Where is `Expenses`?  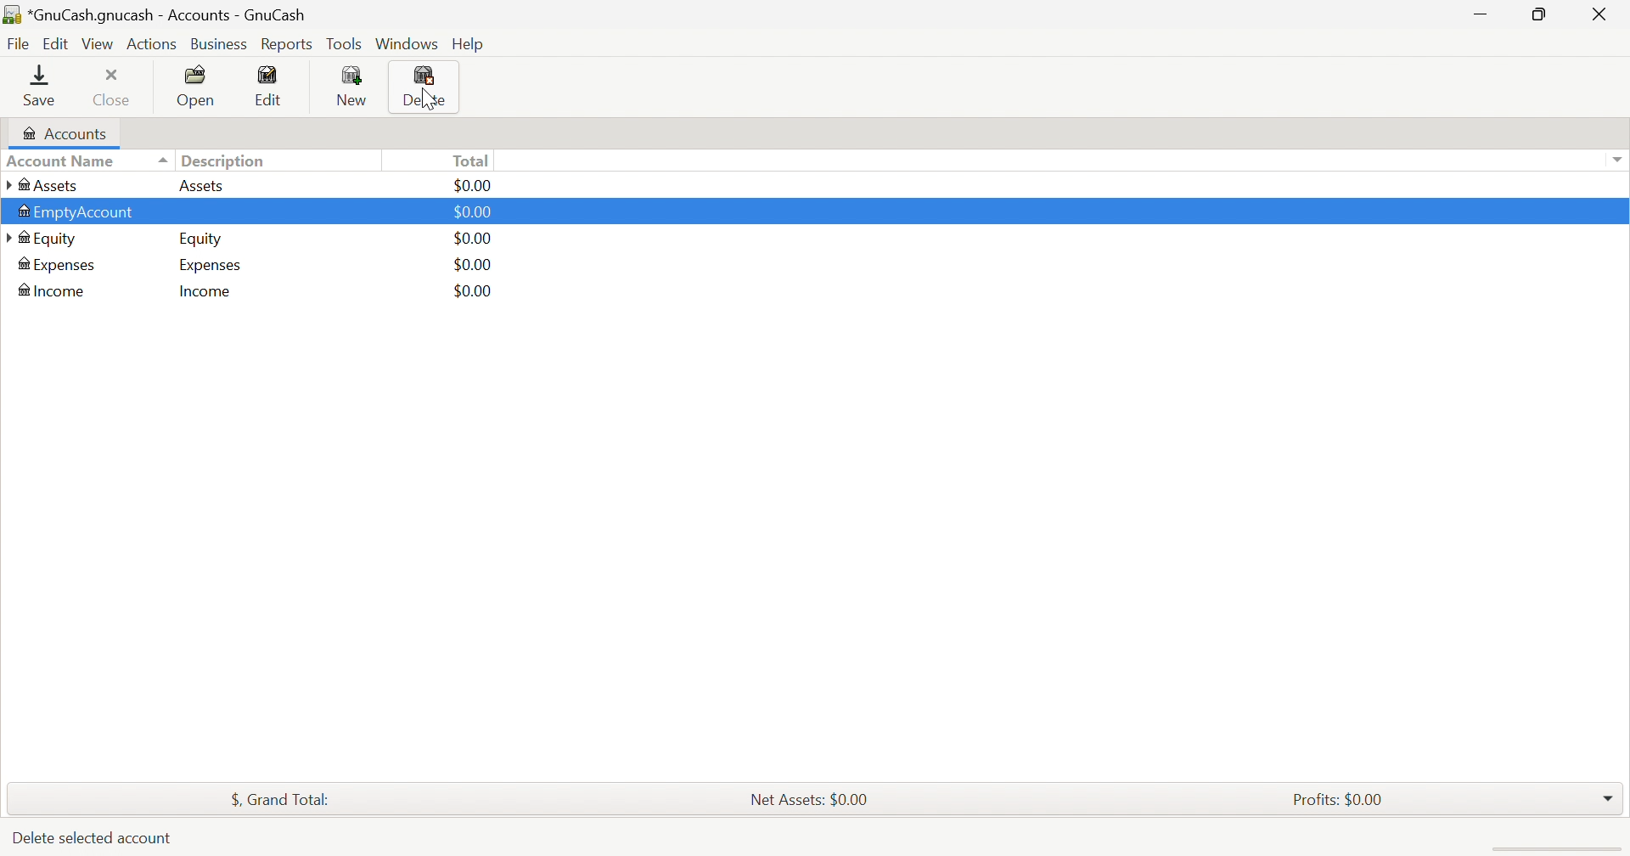
Expenses is located at coordinates (208, 266).